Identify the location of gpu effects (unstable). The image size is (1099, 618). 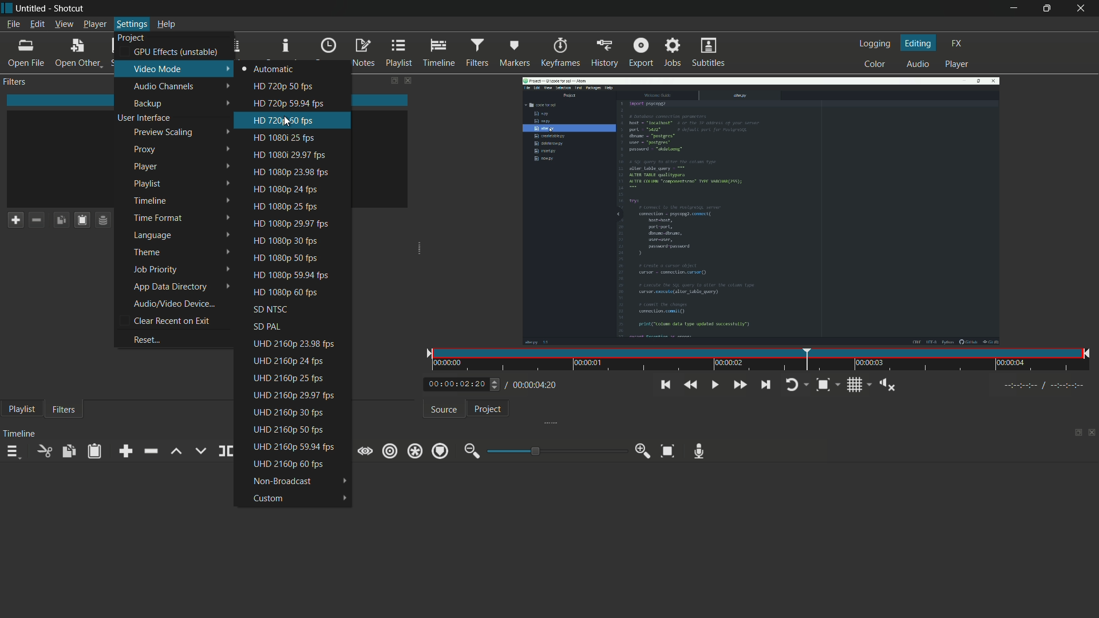
(176, 53).